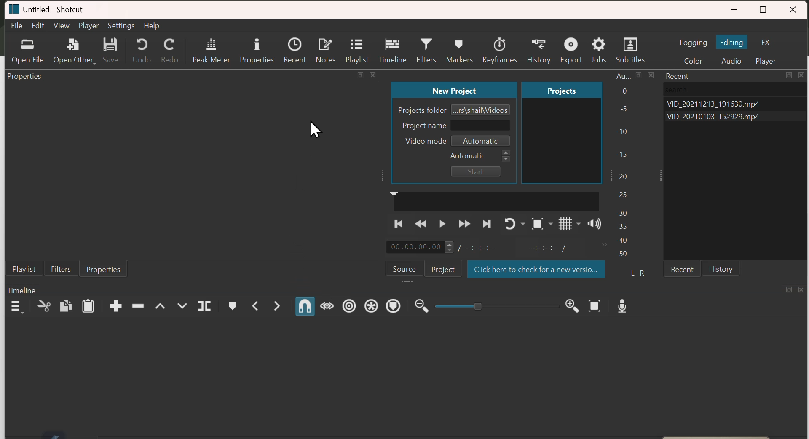 The image size is (809, 439). What do you see at coordinates (138, 307) in the screenshot?
I see `Ripple` at bounding box center [138, 307].